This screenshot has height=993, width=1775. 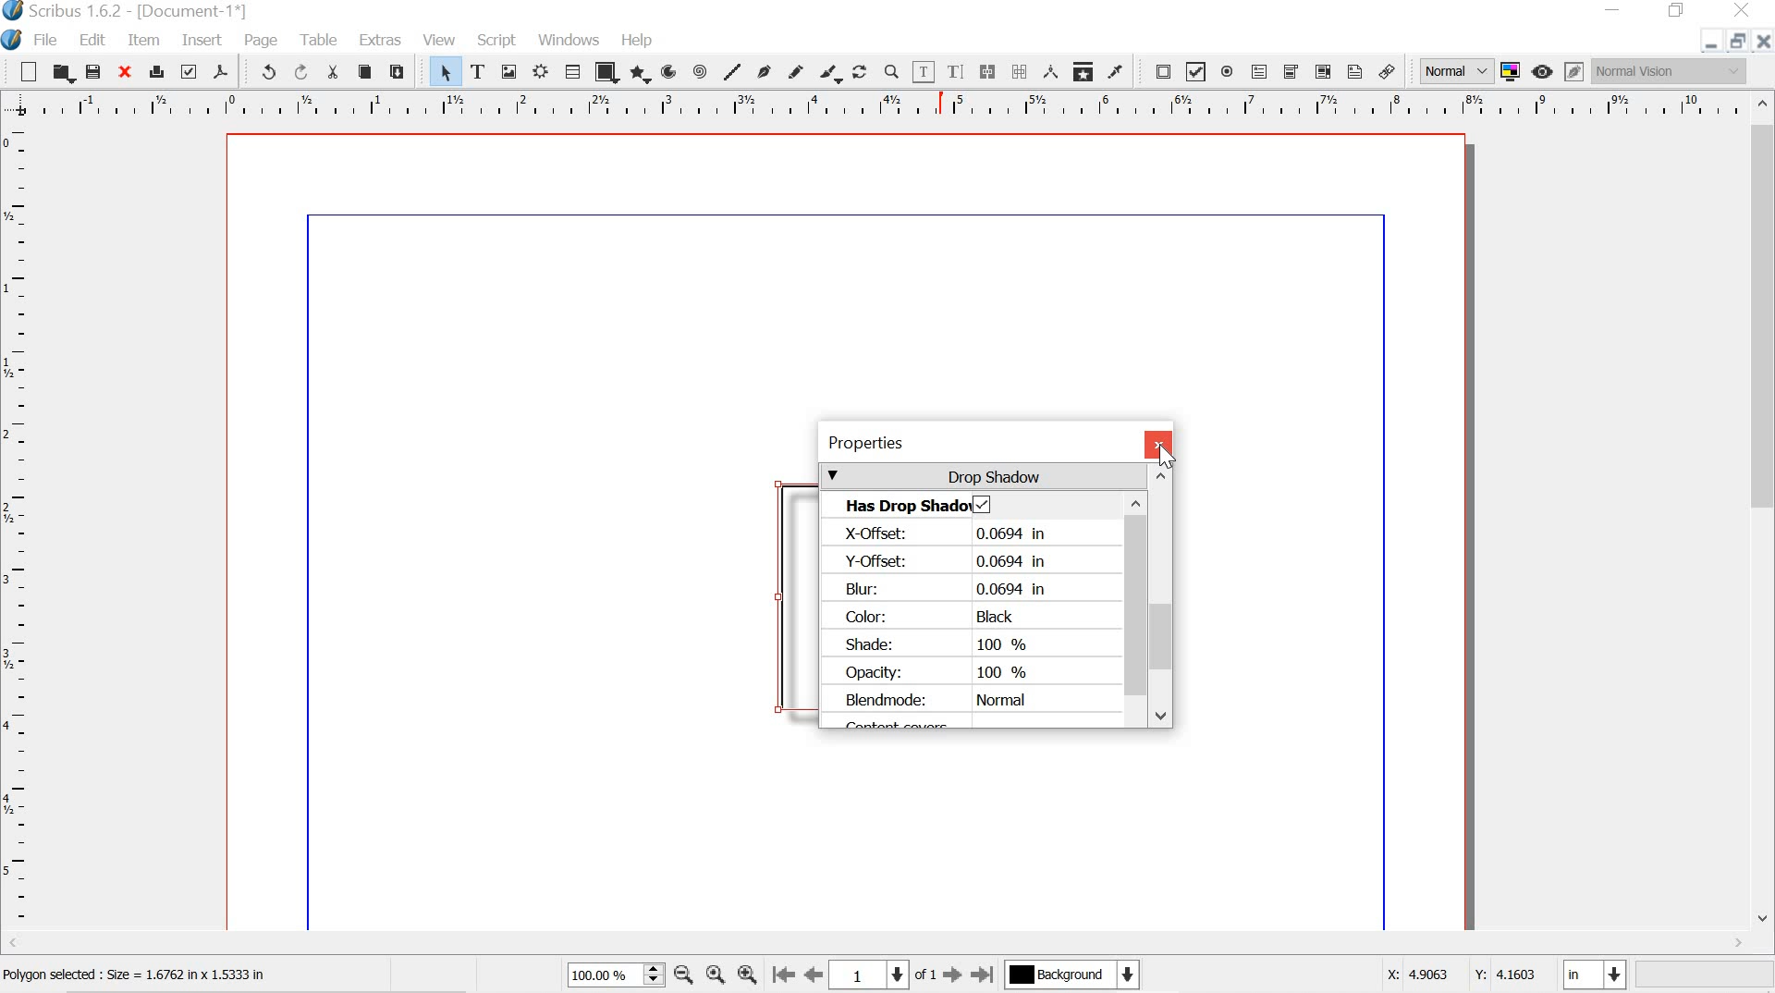 What do you see at coordinates (934, 617) in the screenshot?
I see `Color: Black` at bounding box center [934, 617].